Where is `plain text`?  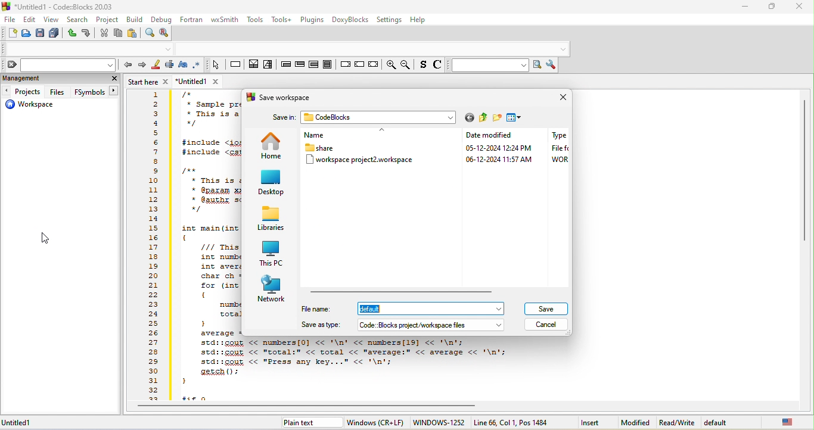 plain text is located at coordinates (302, 424).